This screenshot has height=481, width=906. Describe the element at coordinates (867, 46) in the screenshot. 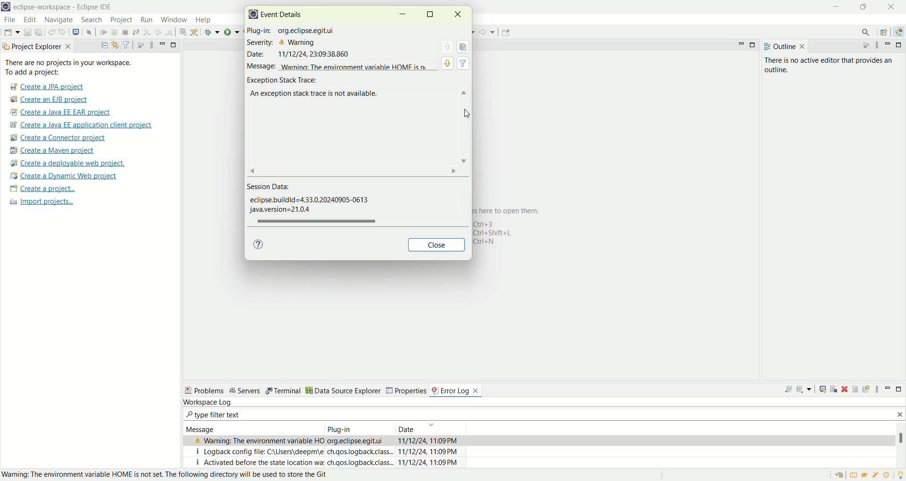

I see `focus on active task` at that location.